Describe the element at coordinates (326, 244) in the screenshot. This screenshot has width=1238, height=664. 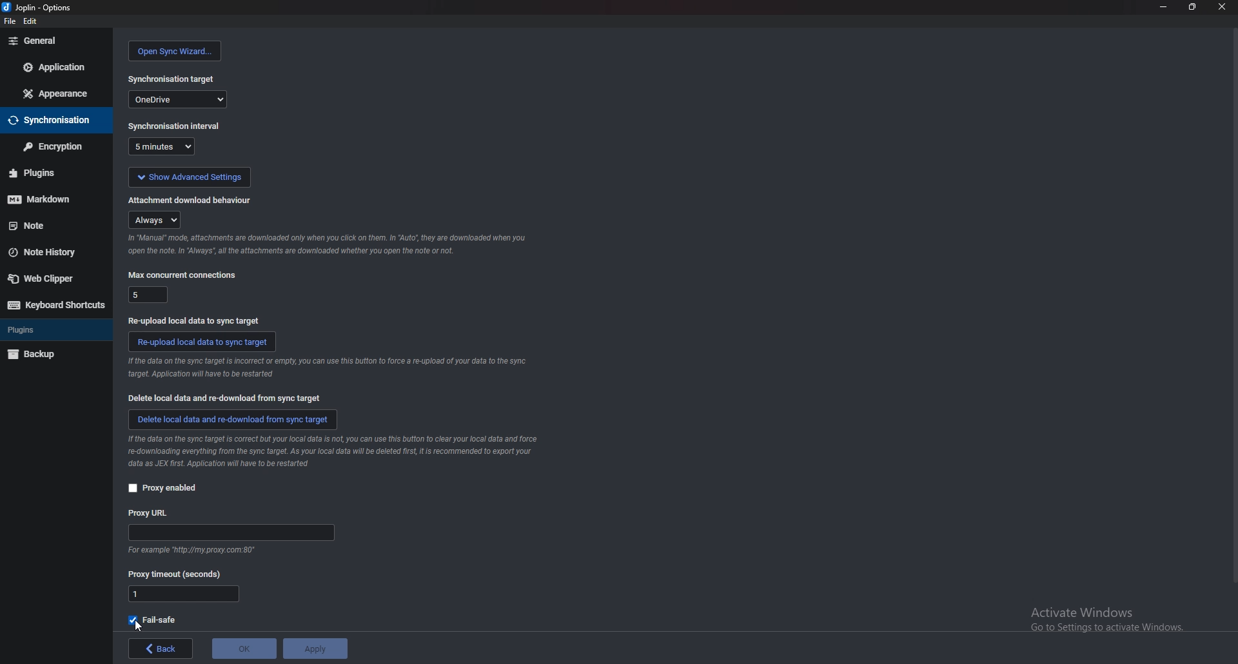
I see `info` at that location.